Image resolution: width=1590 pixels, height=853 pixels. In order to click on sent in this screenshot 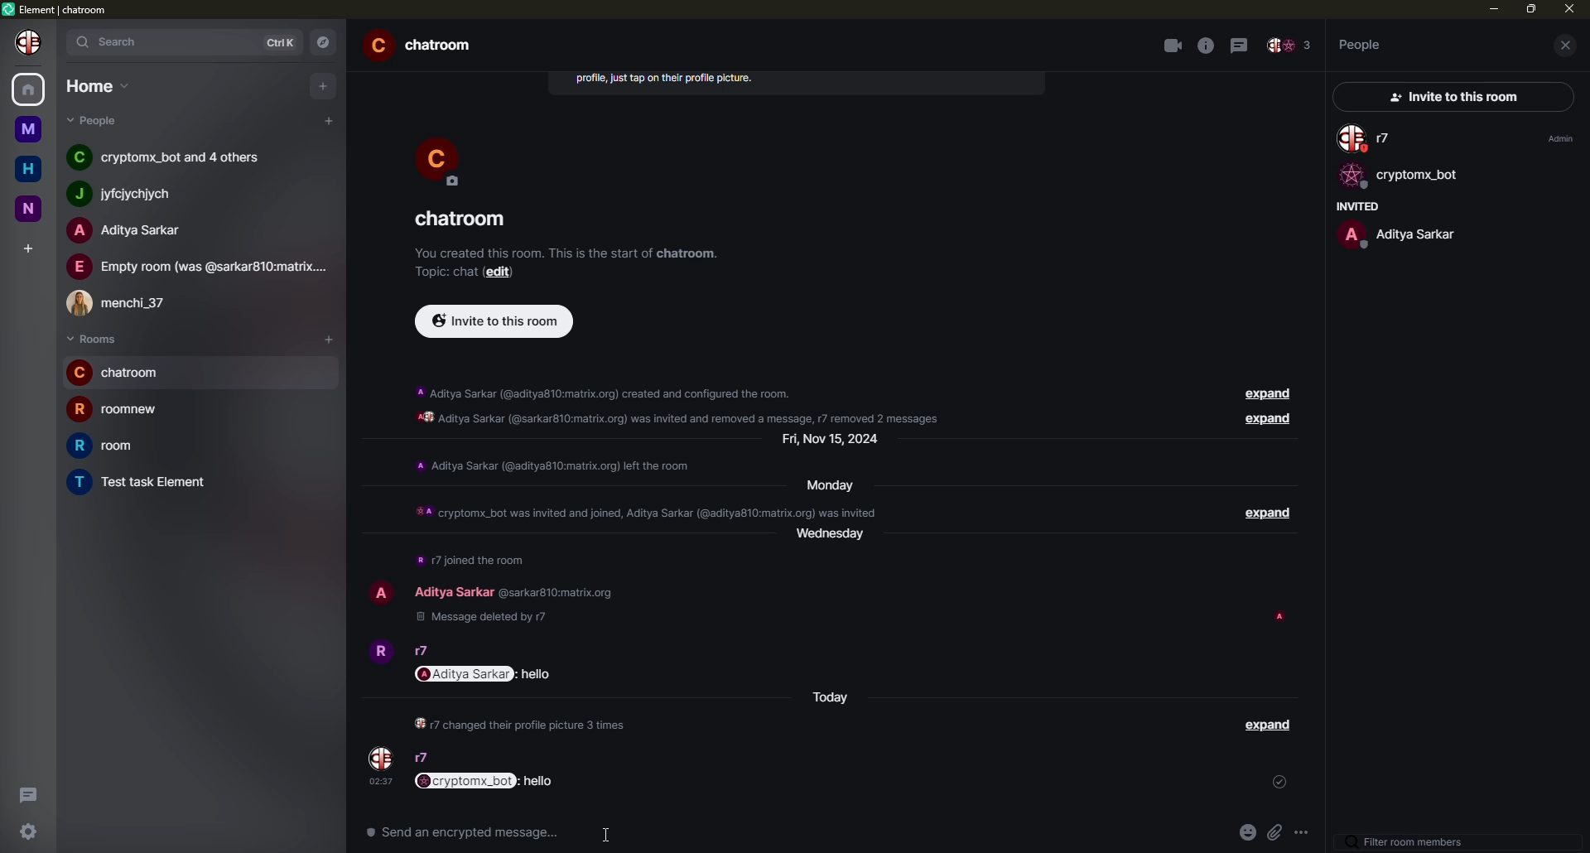, I will do `click(1268, 727)`.